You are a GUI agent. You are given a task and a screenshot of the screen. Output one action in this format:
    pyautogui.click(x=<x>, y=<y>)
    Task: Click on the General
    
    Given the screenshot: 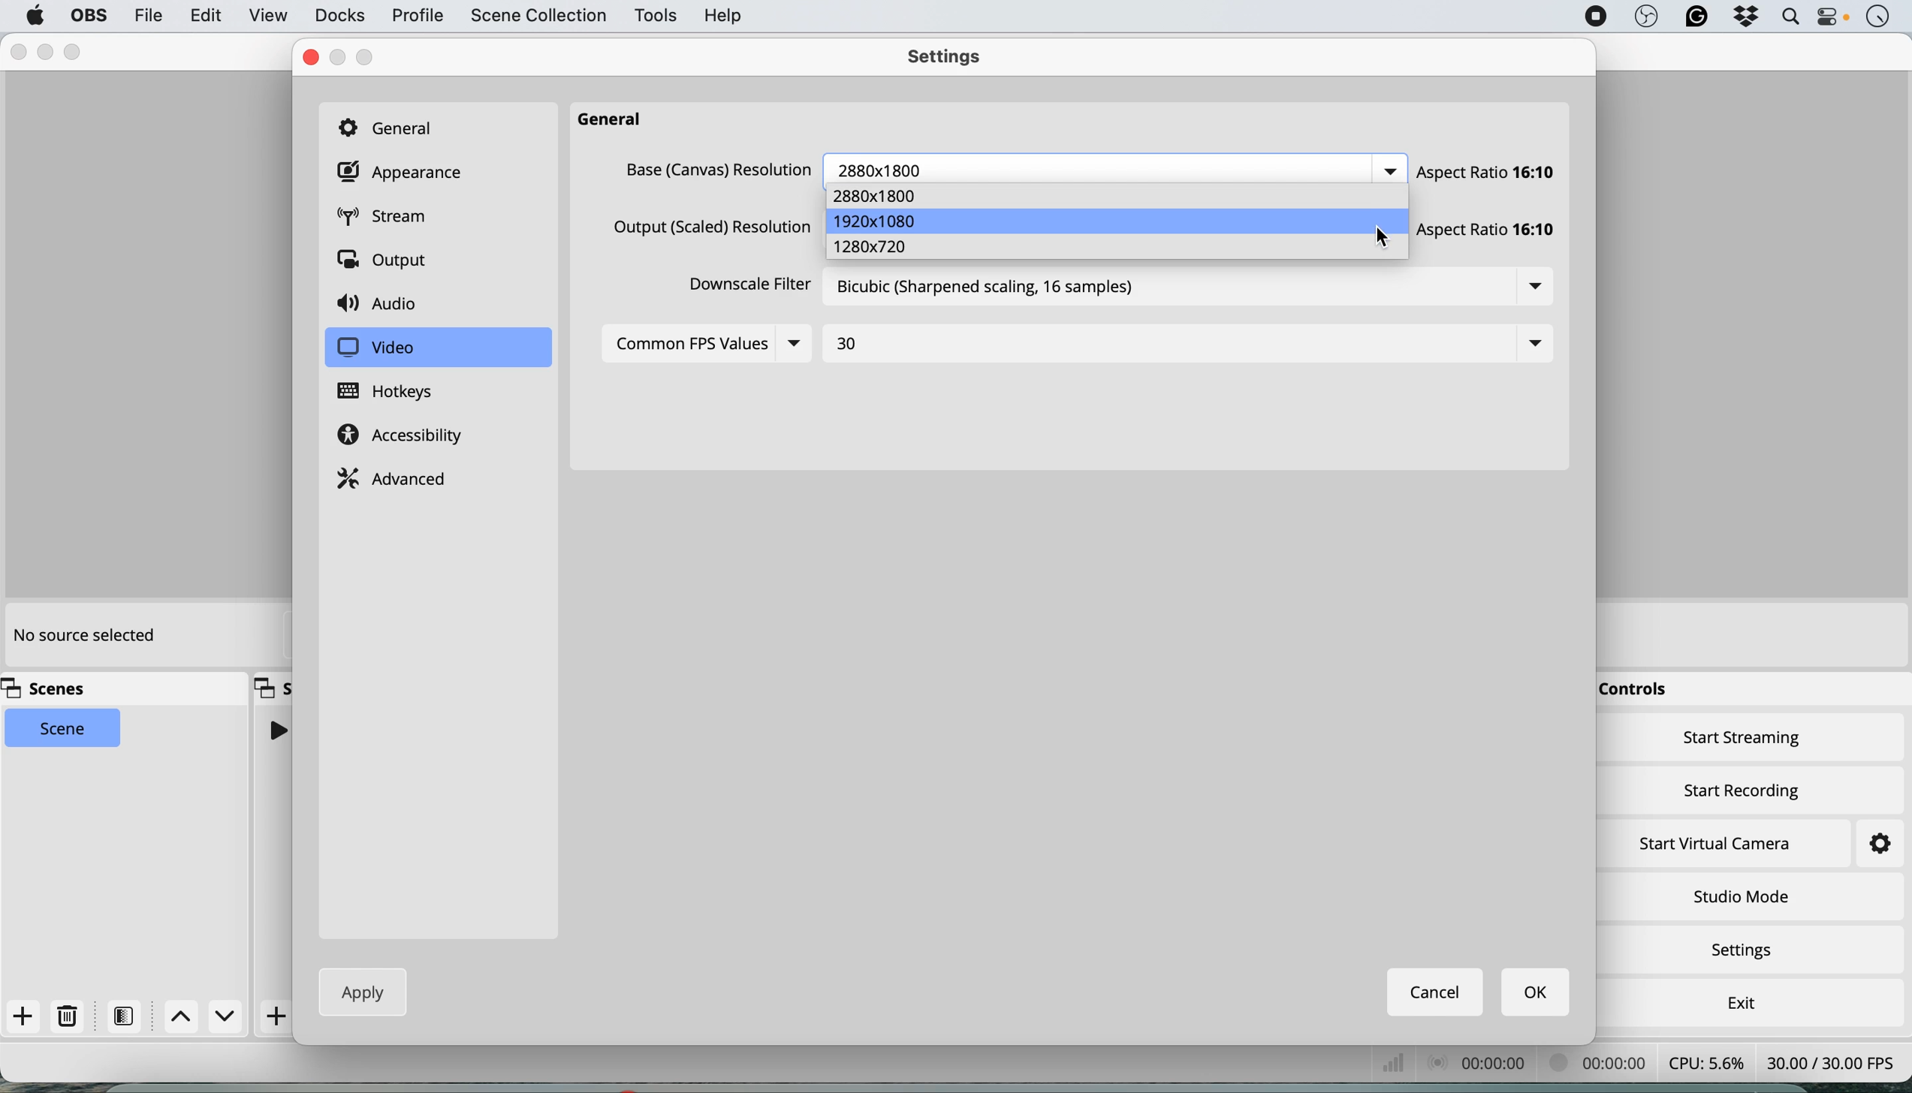 What is the action you would take?
    pyautogui.click(x=396, y=130)
    